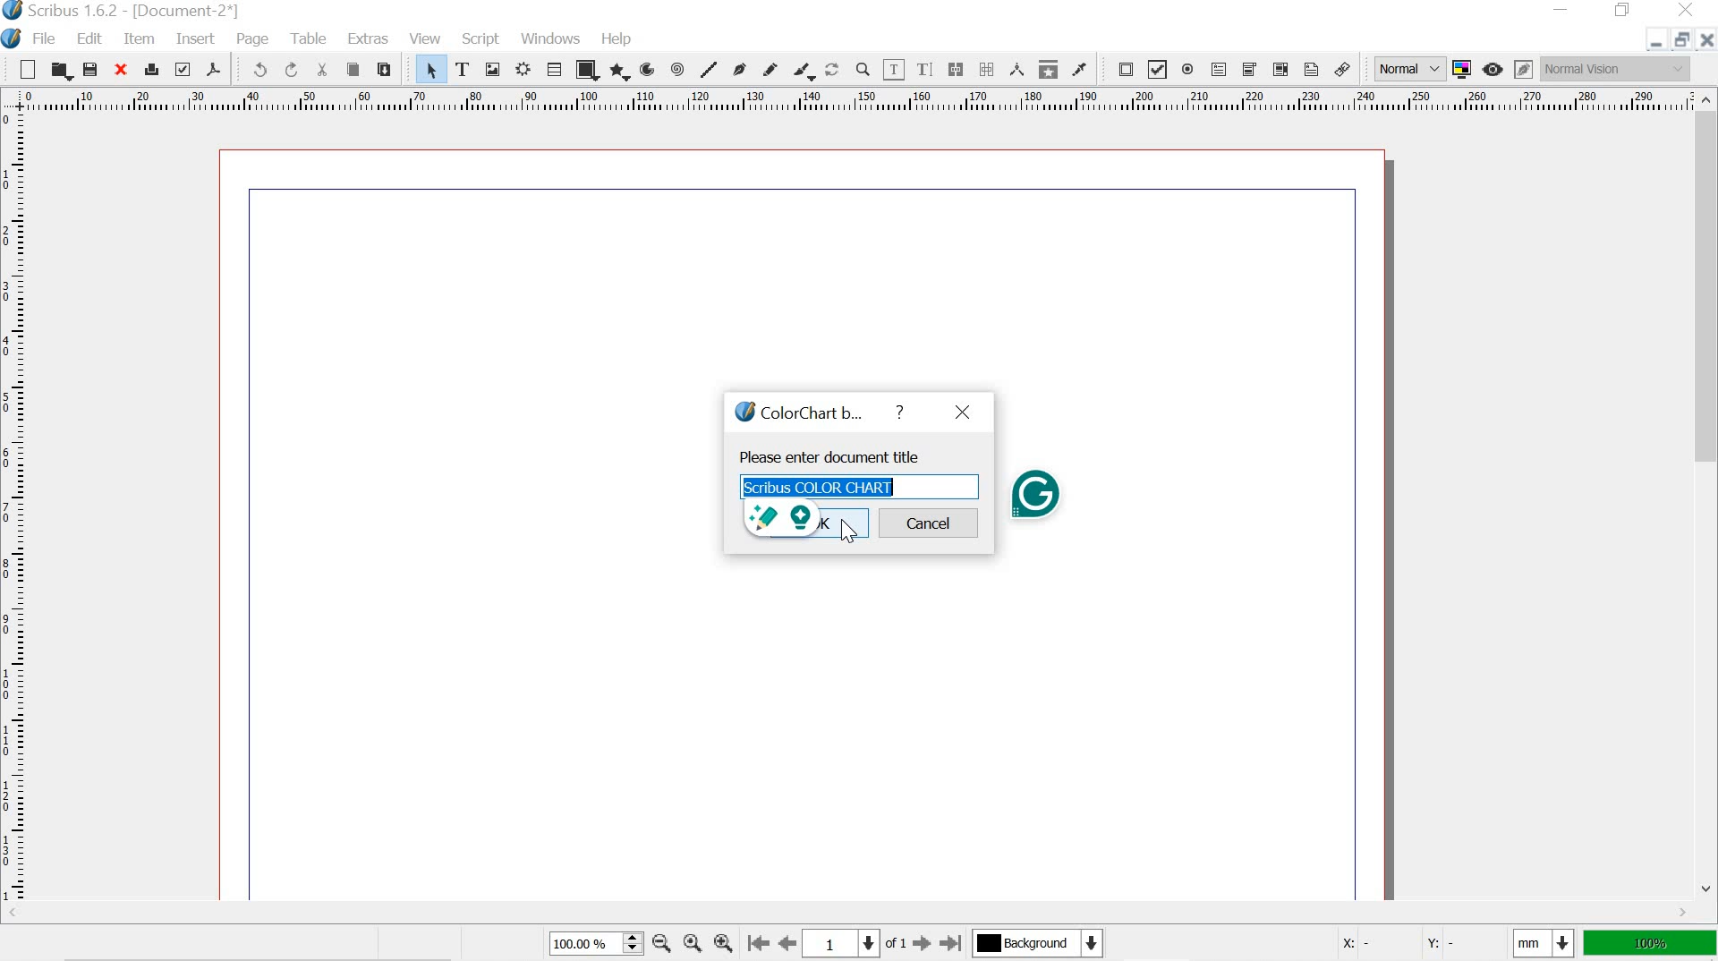 This screenshot has height=961, width=1718. I want to click on redo, so click(293, 70).